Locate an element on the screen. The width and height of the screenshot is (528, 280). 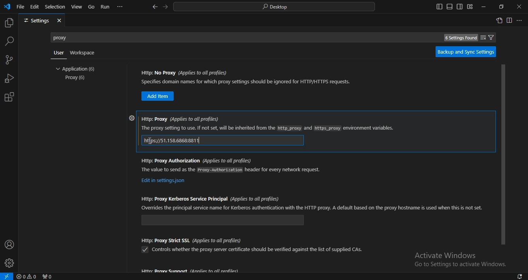
texthttps: proxy strict SSL is located at coordinates (258, 250).